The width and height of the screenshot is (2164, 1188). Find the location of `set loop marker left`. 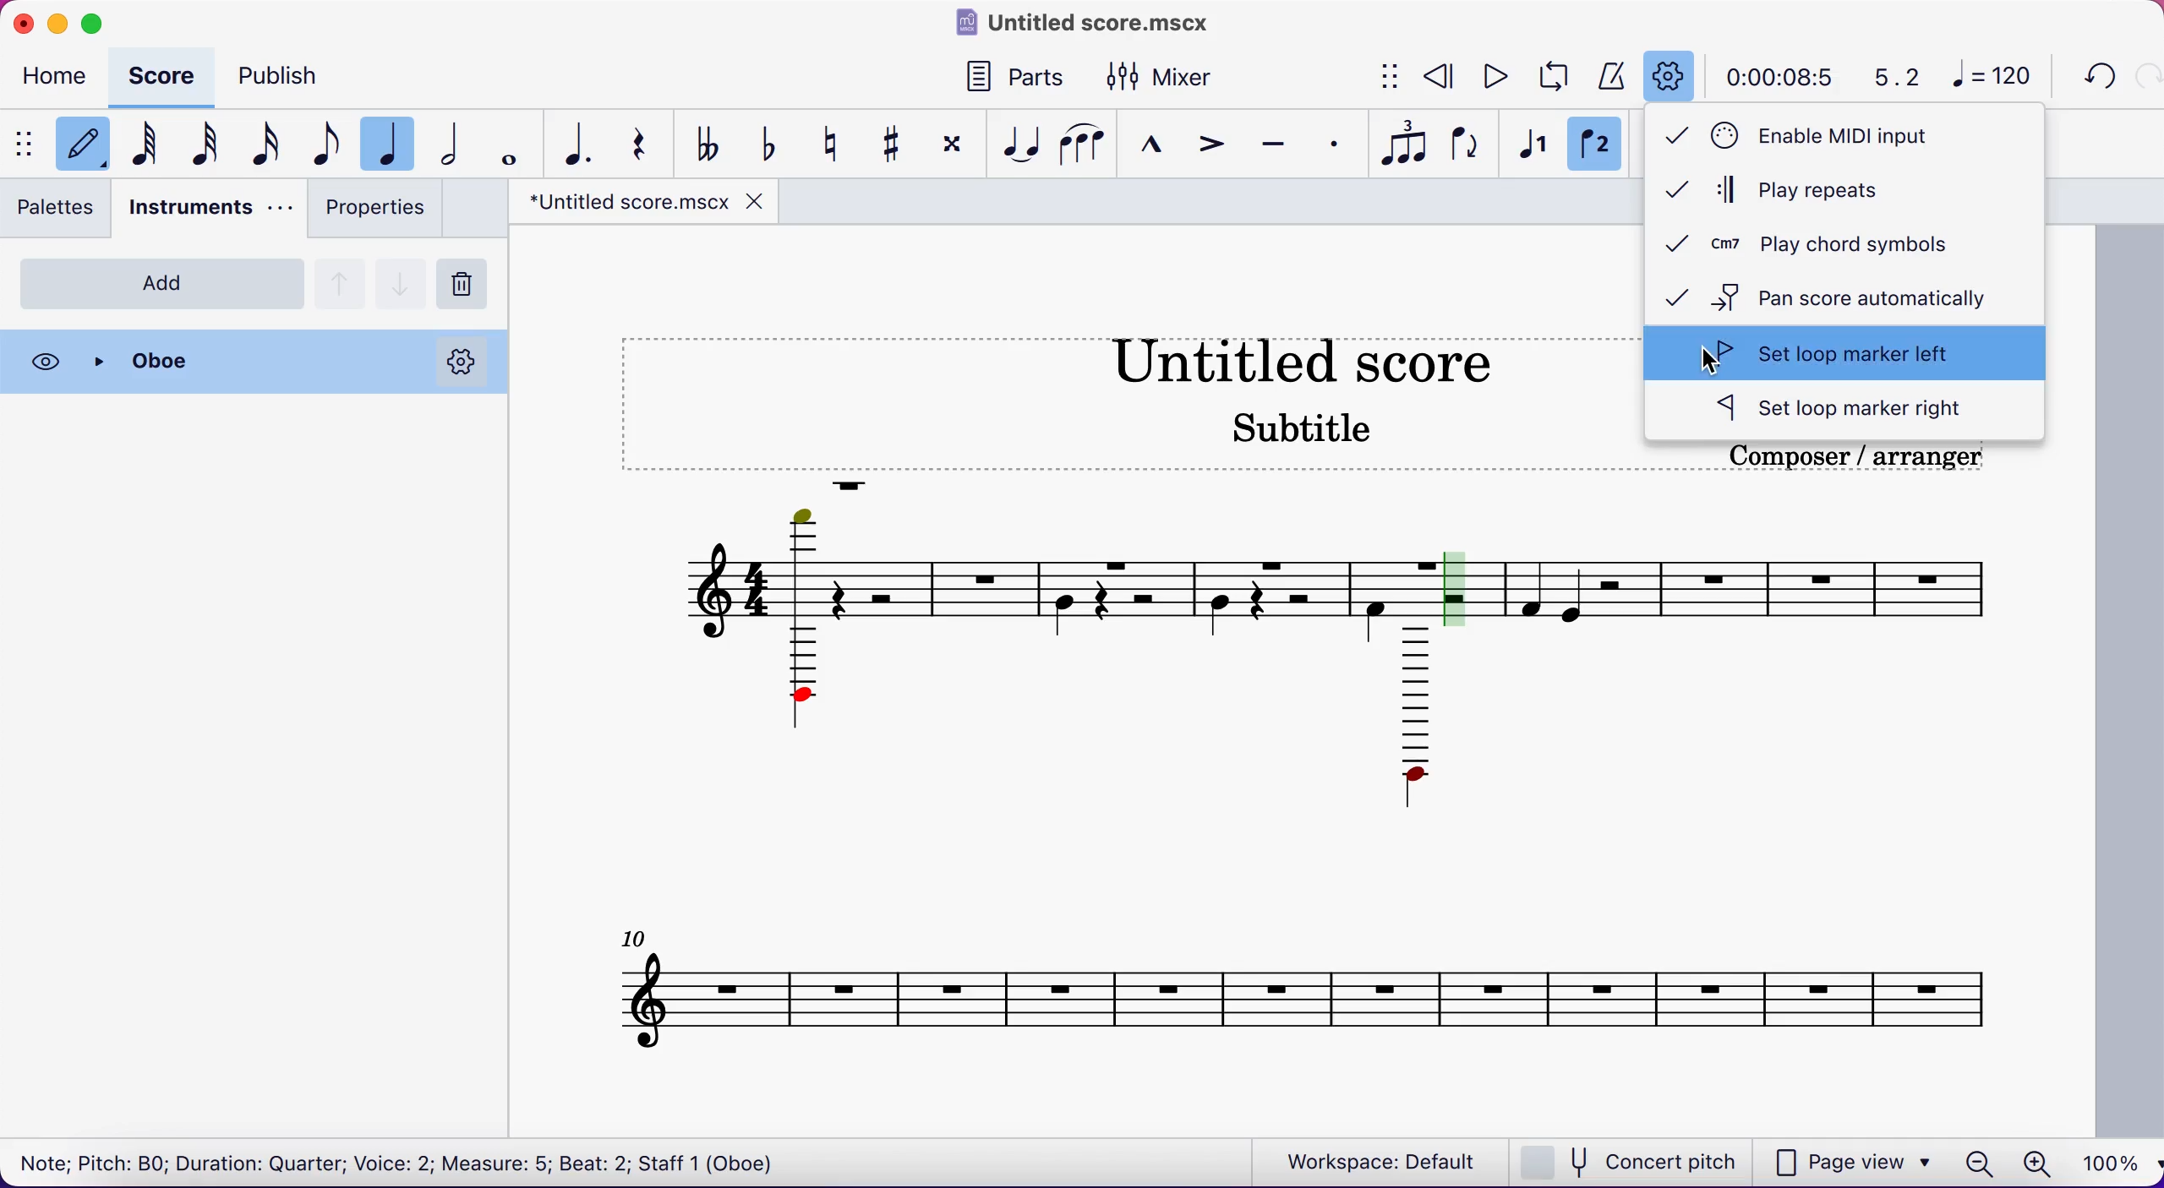

set loop marker left is located at coordinates (1844, 354).